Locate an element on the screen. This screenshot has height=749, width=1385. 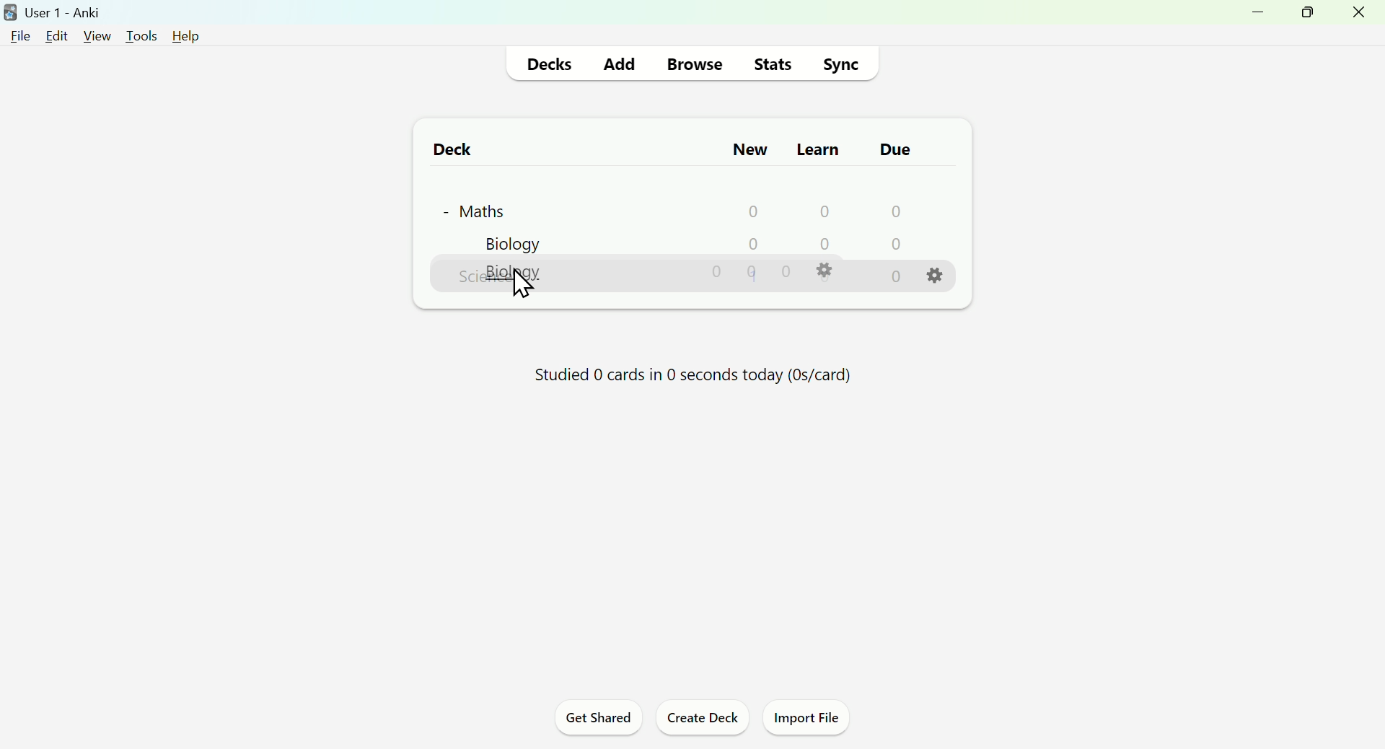
New is located at coordinates (751, 150).